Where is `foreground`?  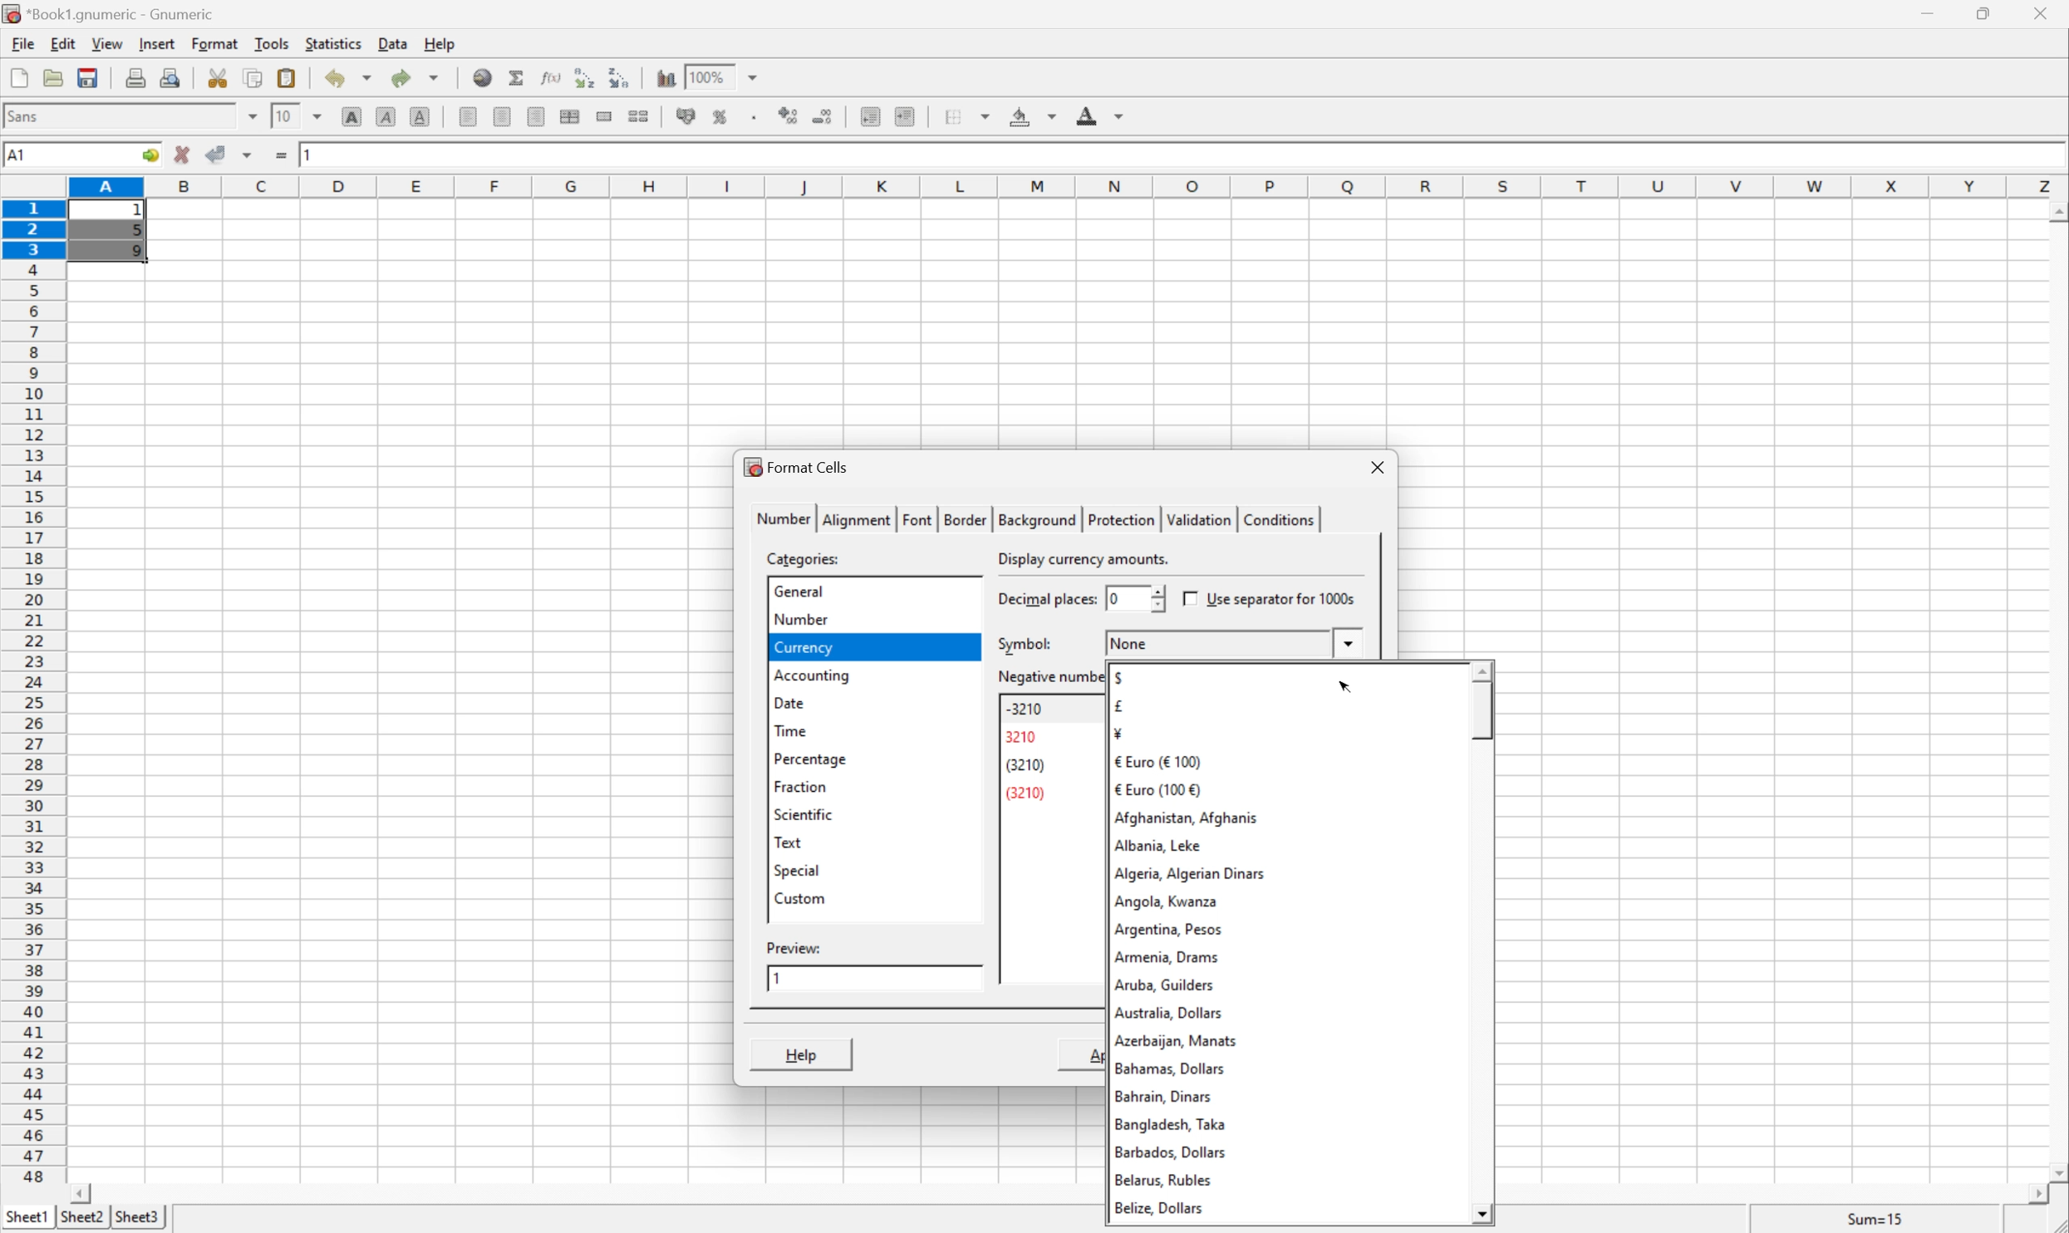 foreground is located at coordinates (1098, 113).